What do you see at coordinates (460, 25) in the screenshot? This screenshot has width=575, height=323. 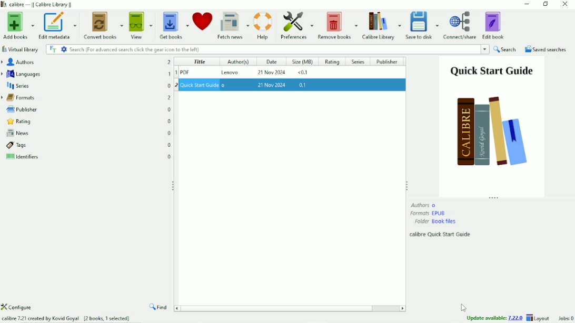 I see `Connect/share` at bounding box center [460, 25].